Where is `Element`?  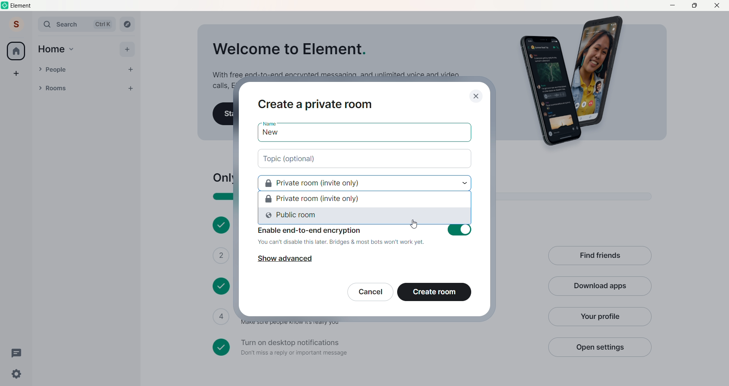 Element is located at coordinates (22, 6).